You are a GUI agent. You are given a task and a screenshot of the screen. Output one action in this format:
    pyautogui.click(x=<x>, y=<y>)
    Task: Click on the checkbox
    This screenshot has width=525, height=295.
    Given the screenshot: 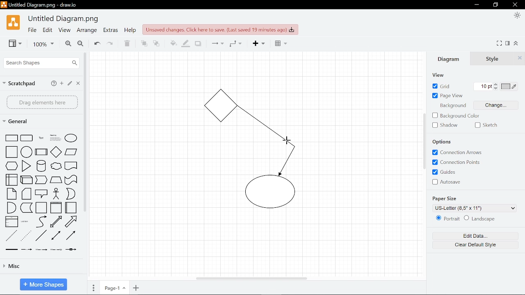 What is the action you would take?
    pyautogui.click(x=434, y=96)
    